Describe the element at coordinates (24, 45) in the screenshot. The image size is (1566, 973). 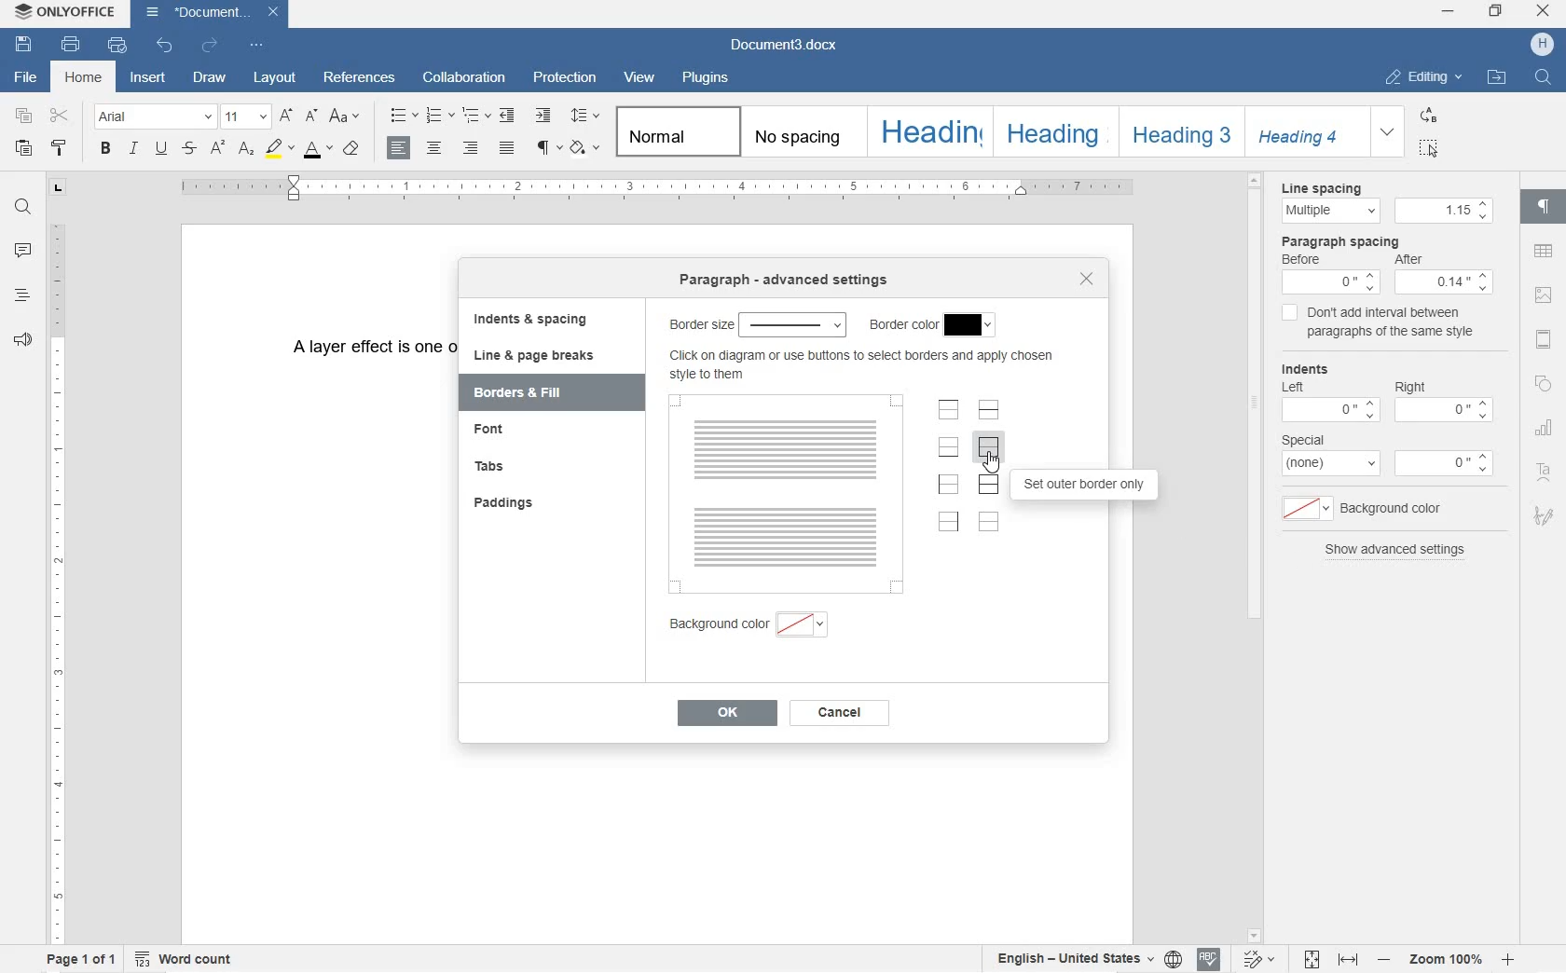
I see `SAVE` at that location.